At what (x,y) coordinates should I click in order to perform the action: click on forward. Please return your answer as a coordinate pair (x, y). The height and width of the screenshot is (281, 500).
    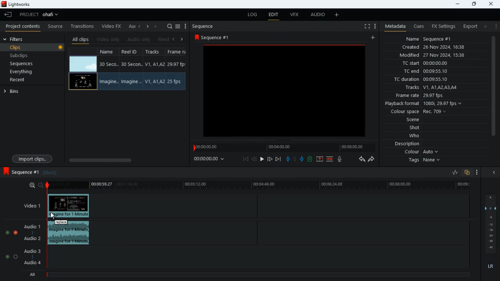
    Looking at the image, I should click on (269, 159).